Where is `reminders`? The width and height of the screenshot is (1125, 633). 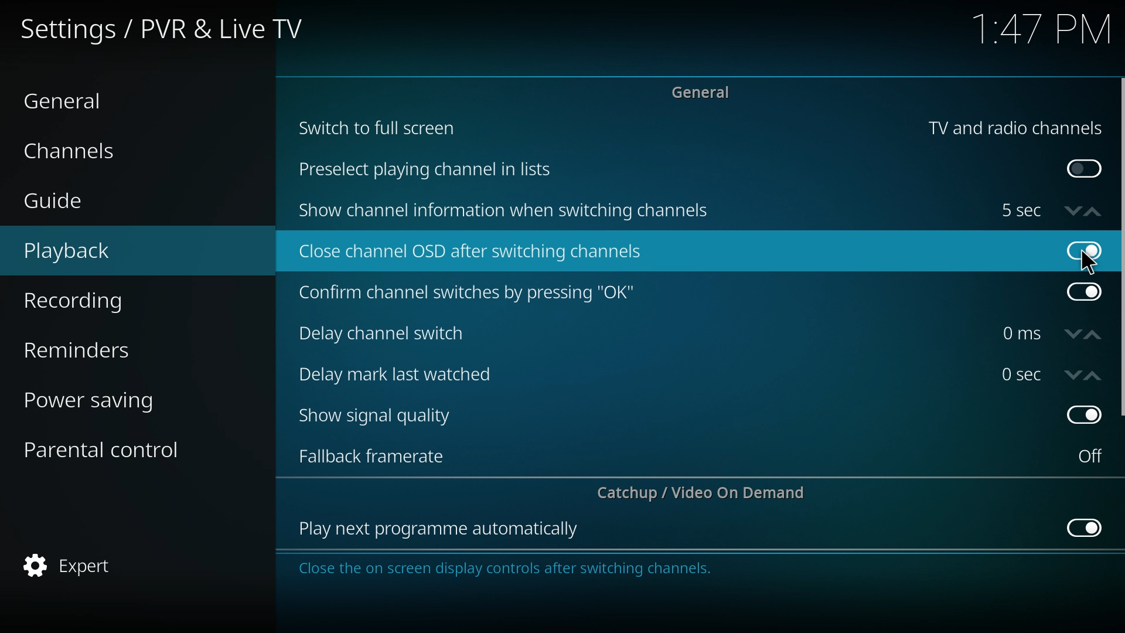
reminders is located at coordinates (105, 348).